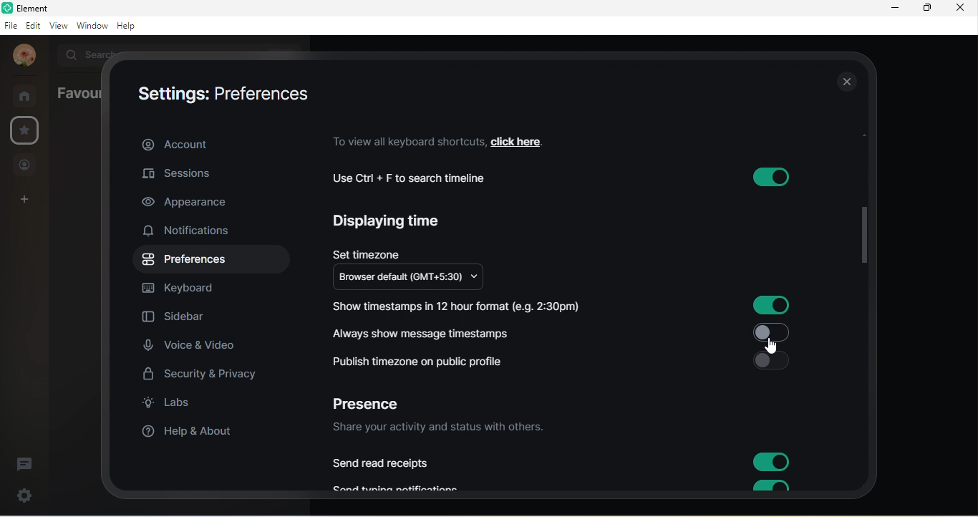 The width and height of the screenshot is (978, 517). Describe the element at coordinates (188, 203) in the screenshot. I see `appearance` at that location.